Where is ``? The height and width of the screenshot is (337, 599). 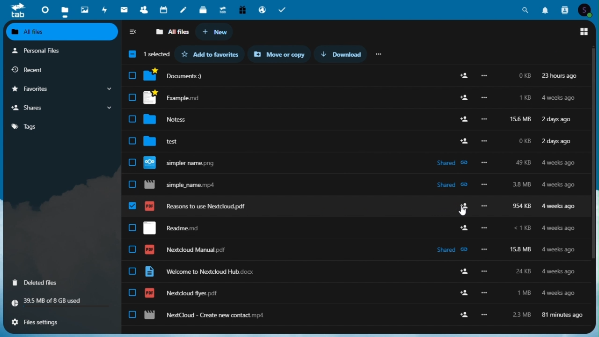  is located at coordinates (483, 185).